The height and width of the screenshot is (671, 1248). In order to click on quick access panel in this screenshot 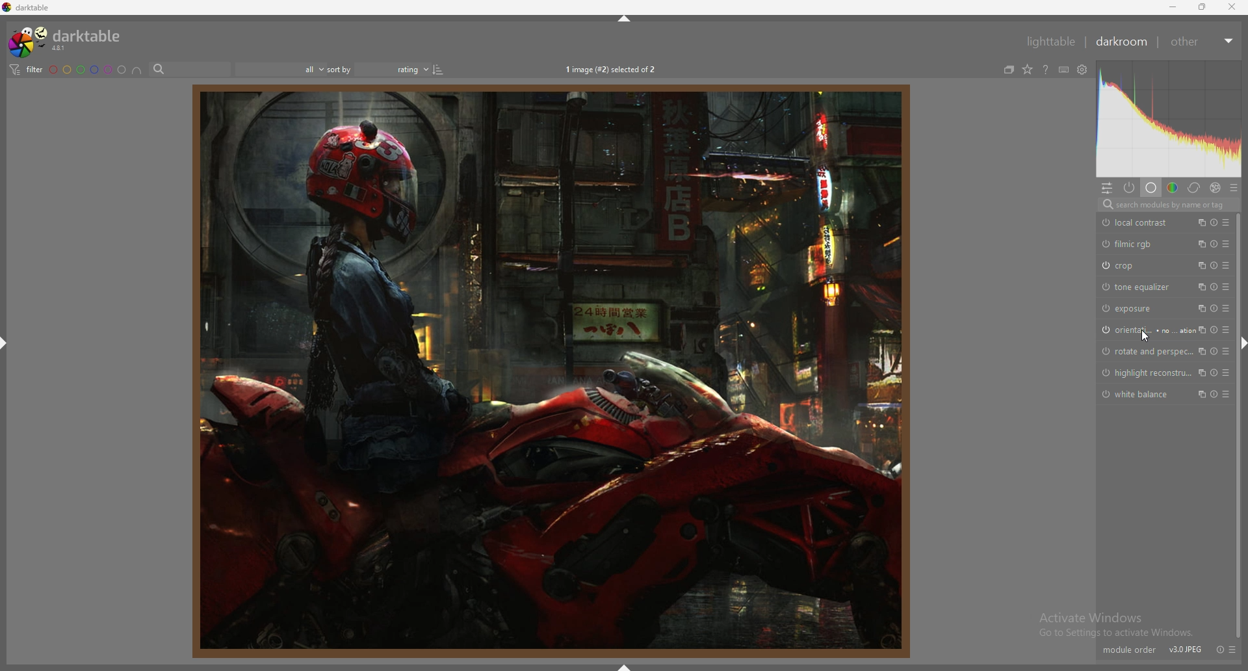, I will do `click(1107, 188)`.